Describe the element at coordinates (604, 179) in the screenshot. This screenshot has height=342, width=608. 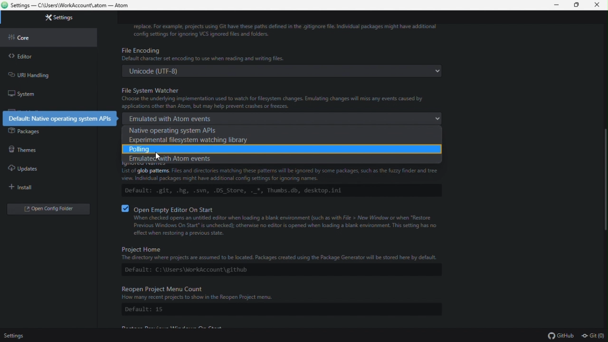
I see `Scroll bar` at that location.